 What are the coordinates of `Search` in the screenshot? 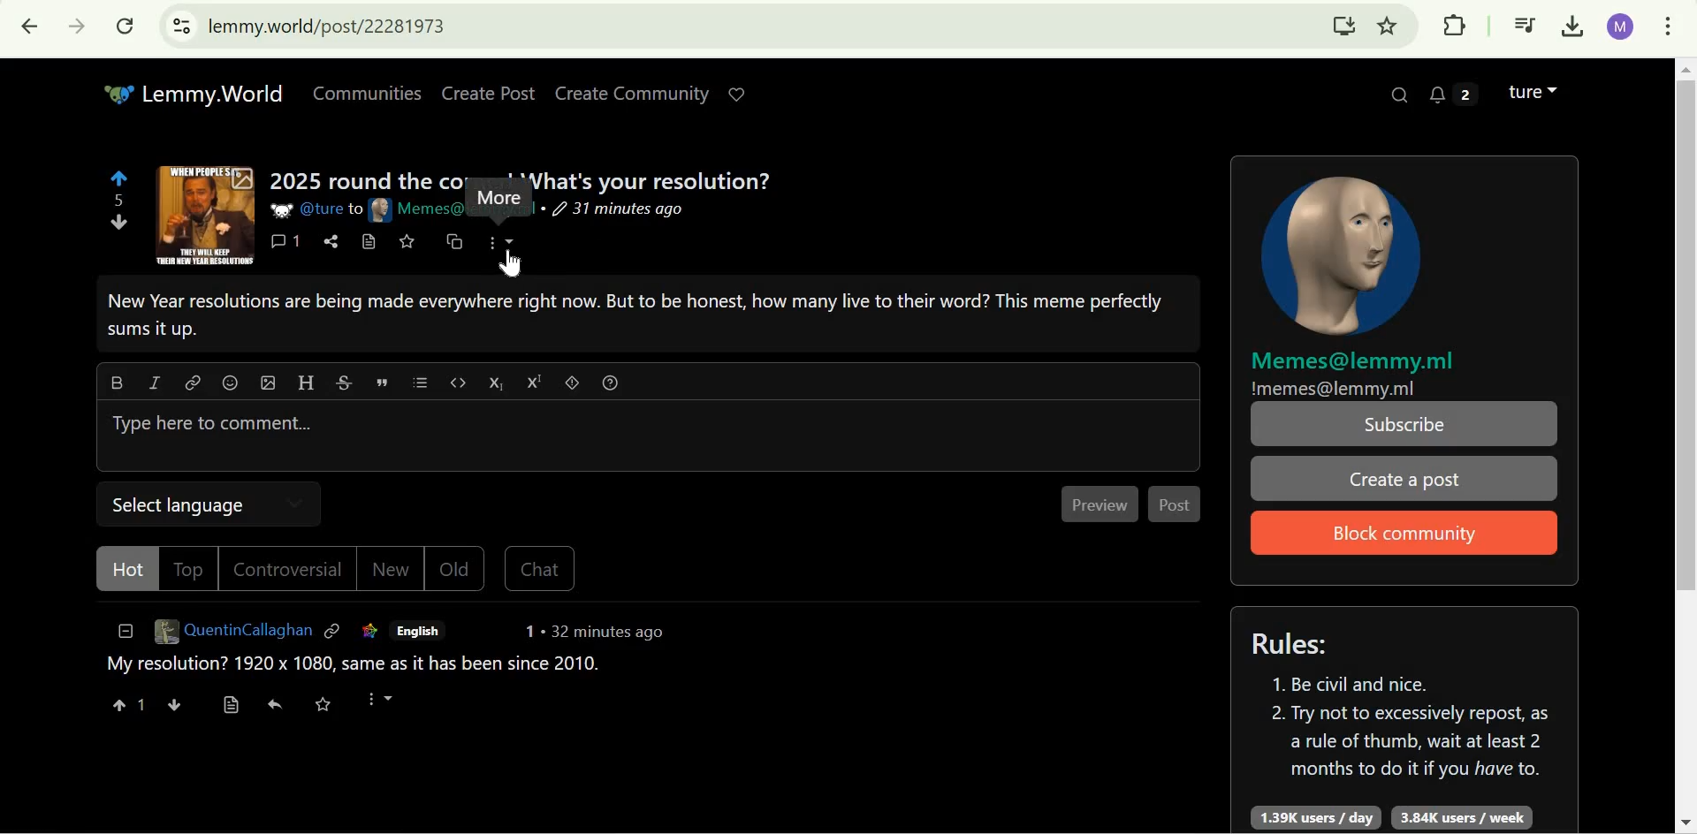 It's located at (1400, 93).